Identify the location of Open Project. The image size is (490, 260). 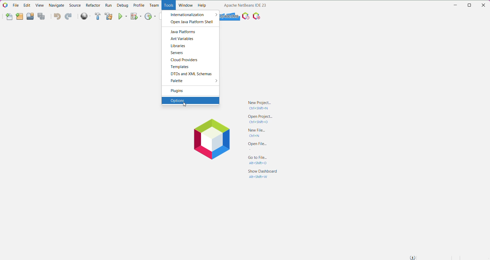
(30, 16).